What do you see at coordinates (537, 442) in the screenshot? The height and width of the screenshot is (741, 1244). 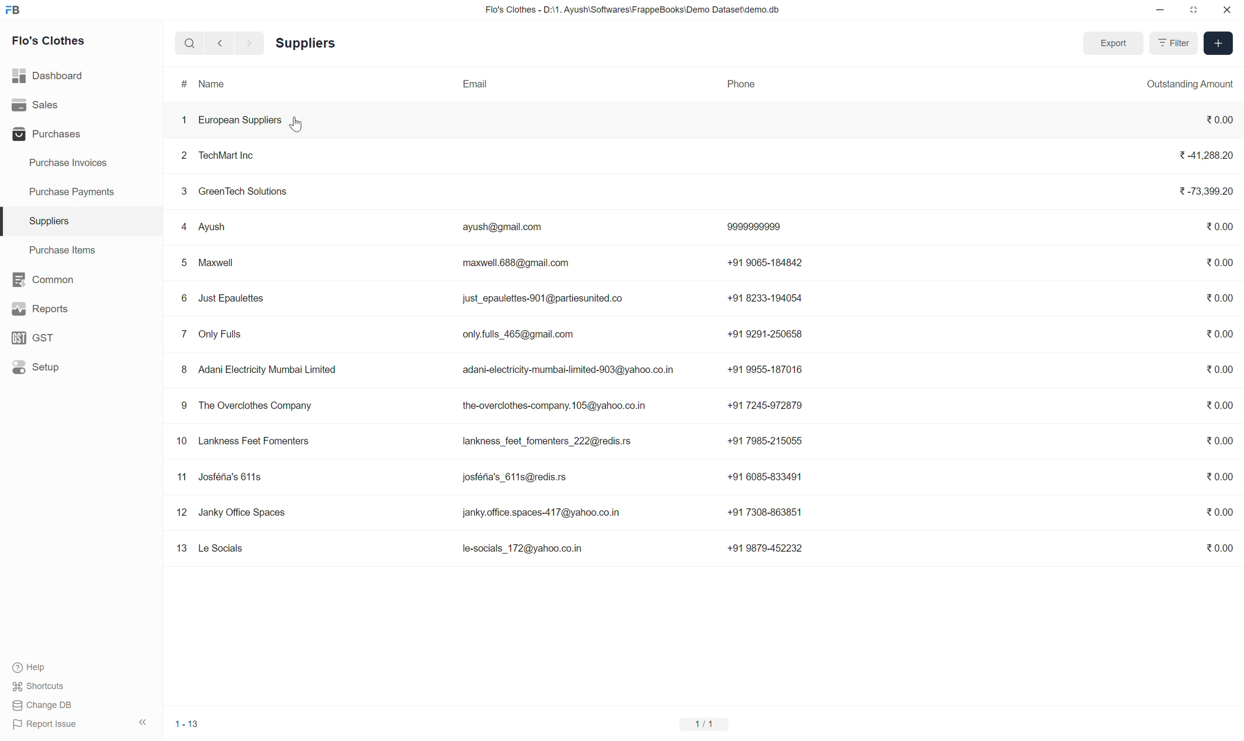 I see `lankness_feet_fomenters_222@redis.rs` at bounding box center [537, 442].